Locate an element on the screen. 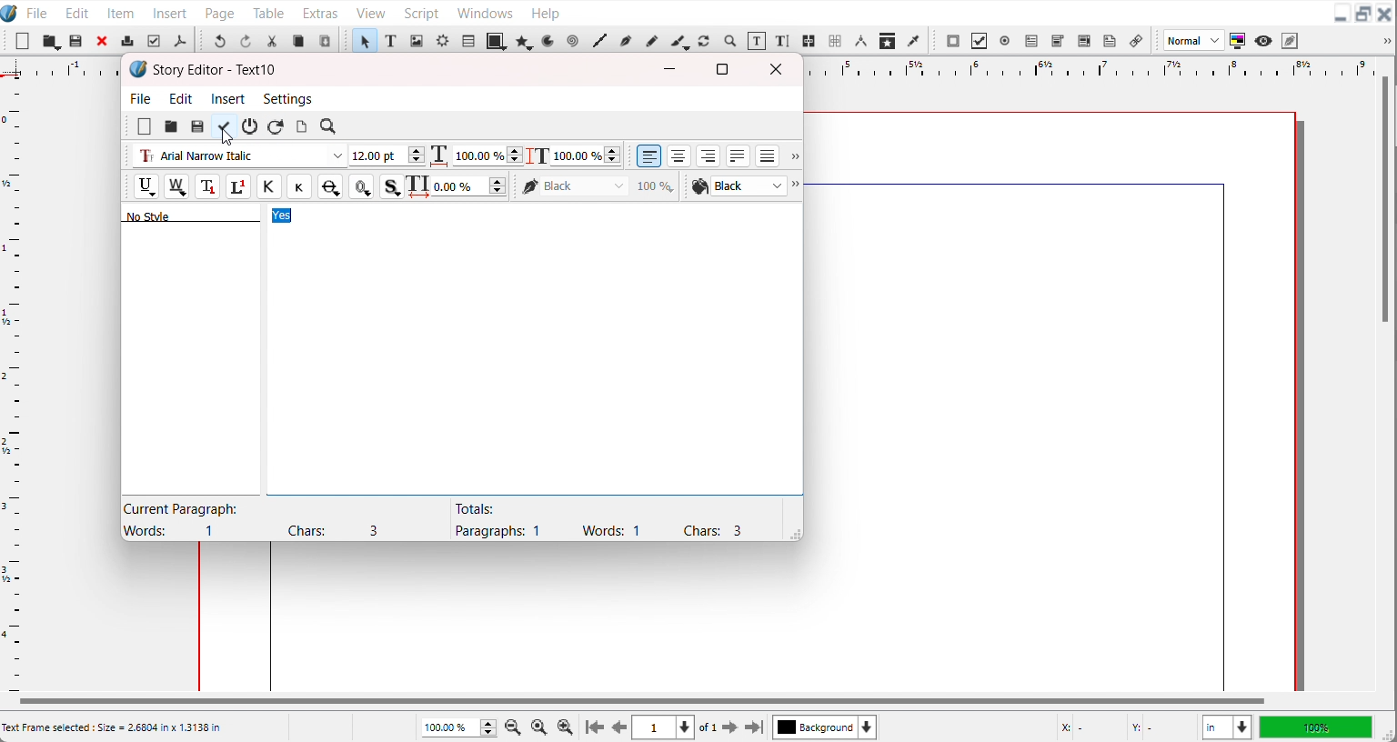 The width and height of the screenshot is (1397, 742). Text is located at coordinates (598, 519).